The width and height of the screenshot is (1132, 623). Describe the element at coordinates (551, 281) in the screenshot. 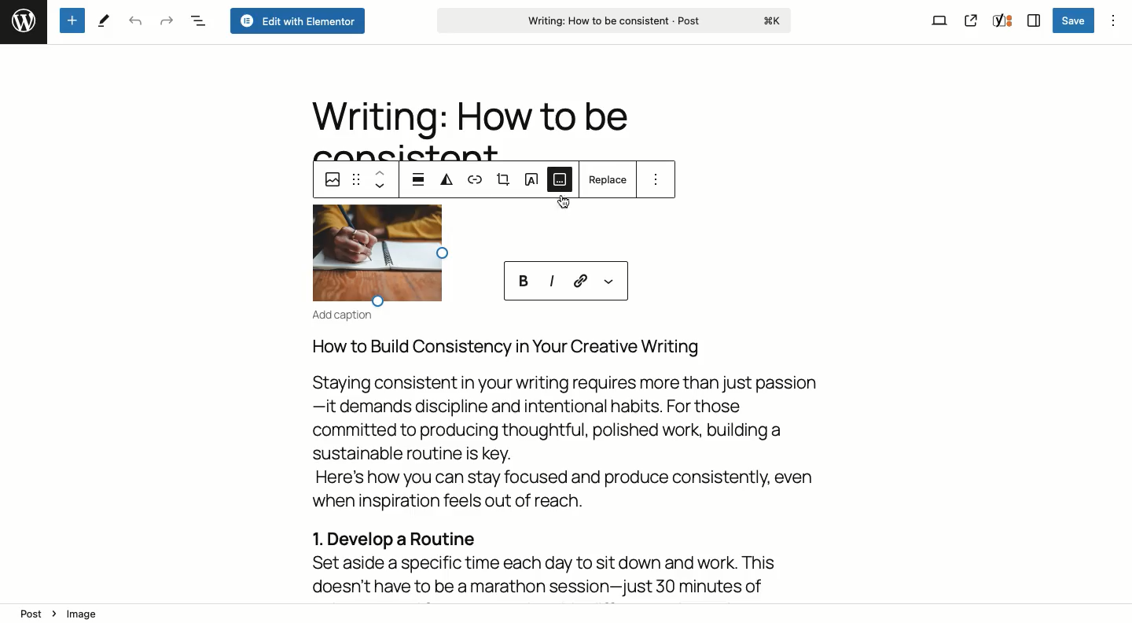

I see `Italics` at that location.